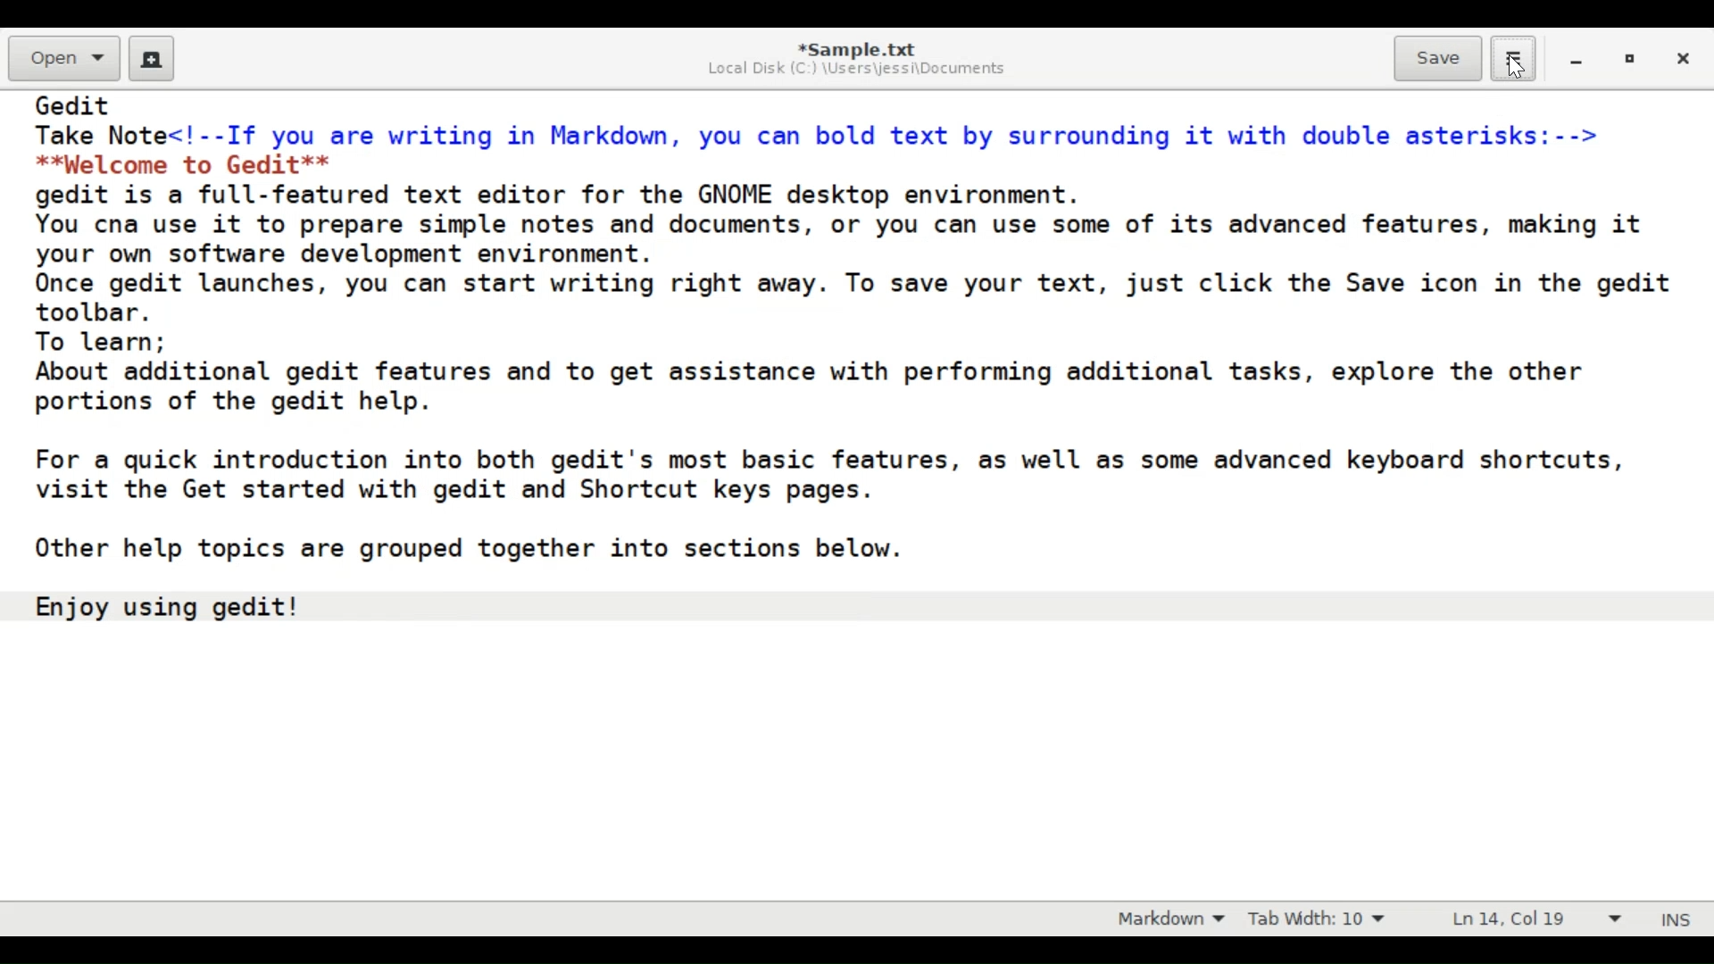 Image resolution: width=1714 pixels, height=964 pixels. I want to click on Cursor, so click(1514, 71).